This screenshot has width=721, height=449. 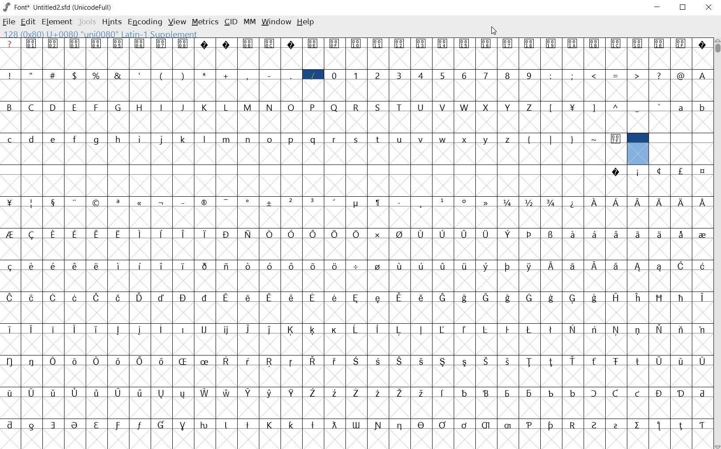 What do you see at coordinates (271, 107) in the screenshot?
I see `N` at bounding box center [271, 107].